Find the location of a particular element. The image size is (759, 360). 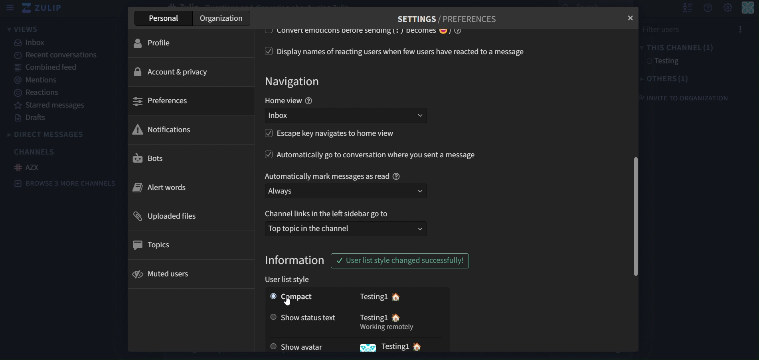

channel links in the left sidebar go to is located at coordinates (329, 214).